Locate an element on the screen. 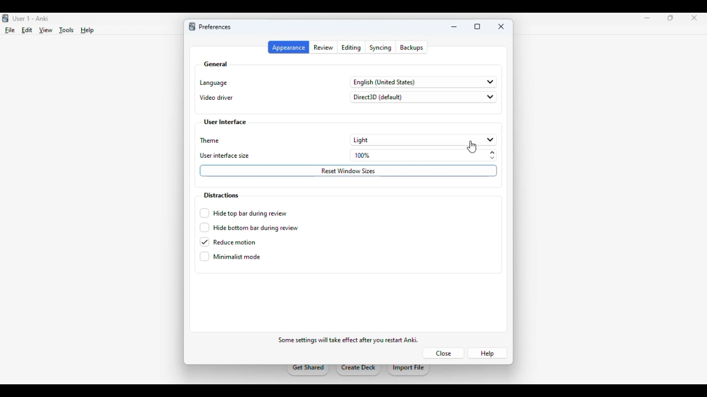  edit is located at coordinates (27, 30).